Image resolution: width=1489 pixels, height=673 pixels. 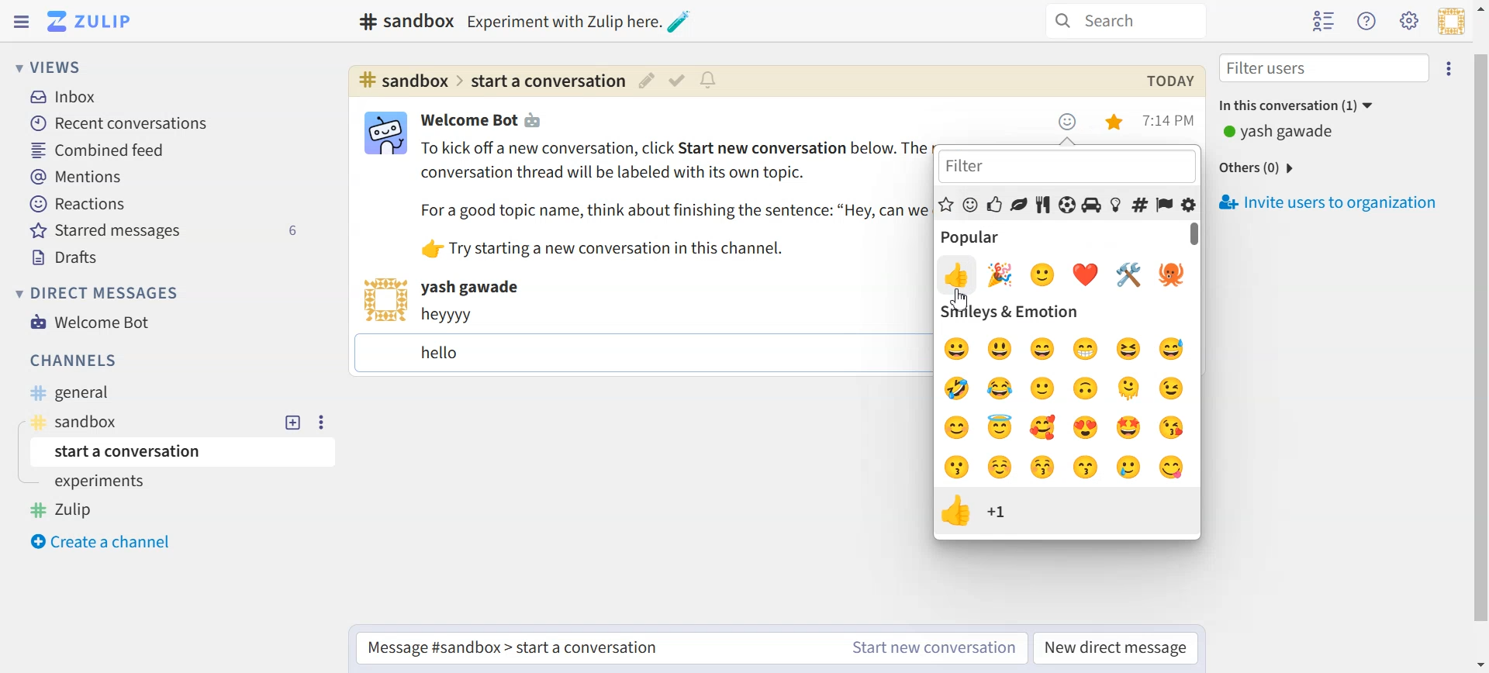 What do you see at coordinates (89, 422) in the screenshot?
I see `Sandbox tag` at bounding box center [89, 422].